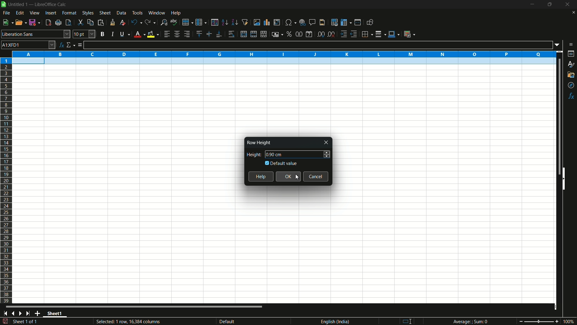 This screenshot has height=325, width=577. I want to click on font name, so click(36, 34).